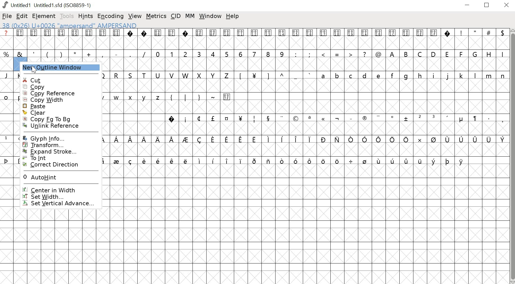 The image size is (515, 284). I want to click on 0001, so click(21, 39).